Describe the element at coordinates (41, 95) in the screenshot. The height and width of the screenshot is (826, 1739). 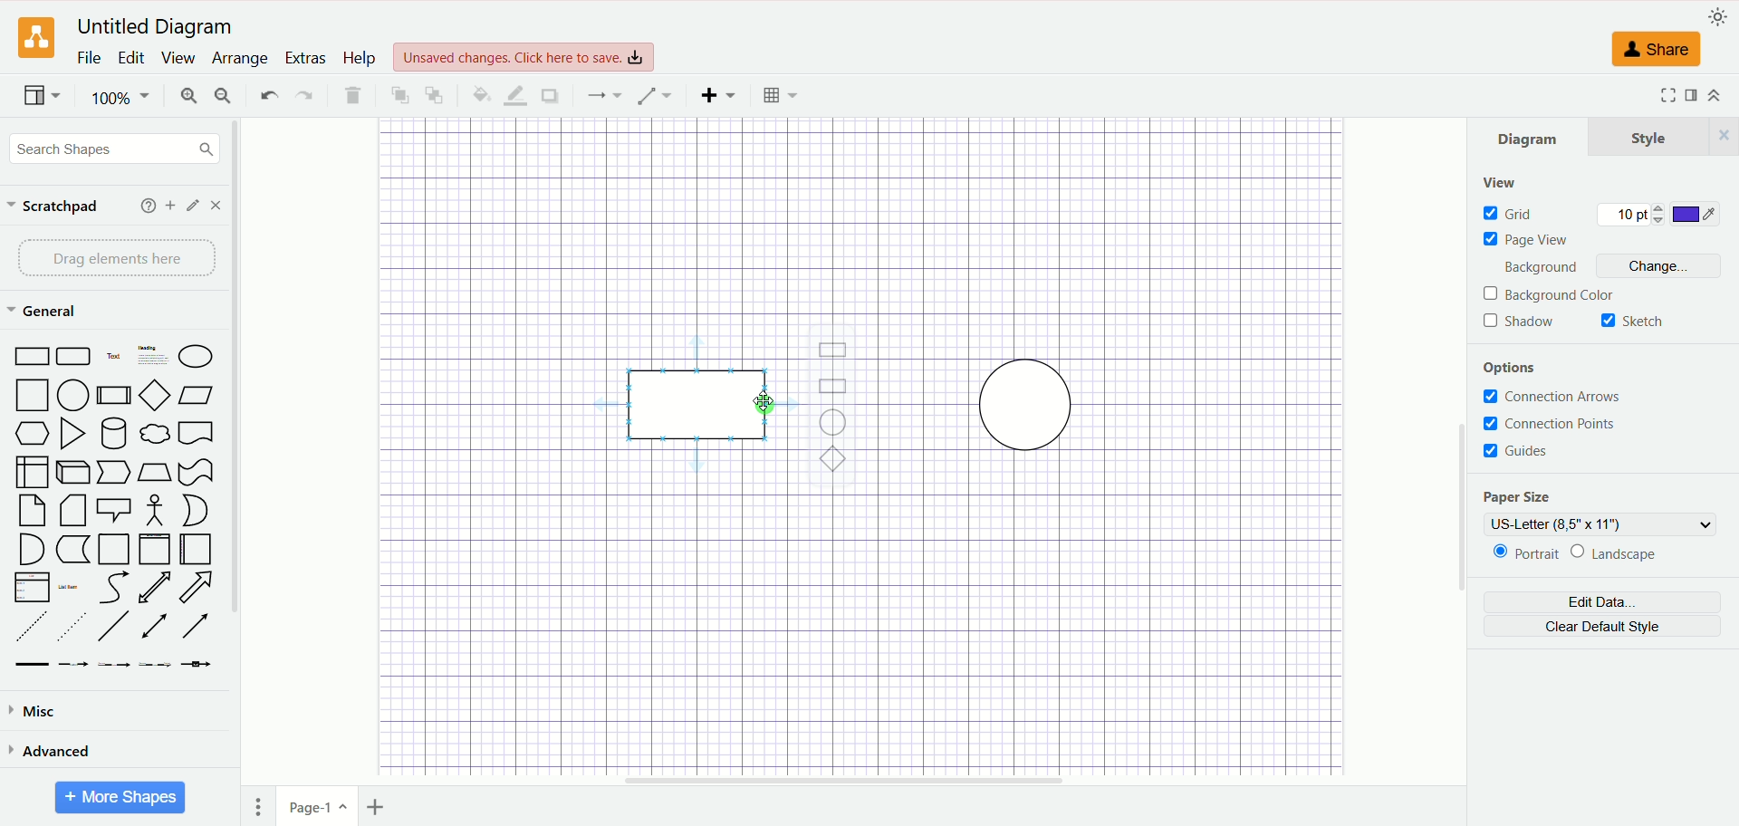
I see `view` at that location.